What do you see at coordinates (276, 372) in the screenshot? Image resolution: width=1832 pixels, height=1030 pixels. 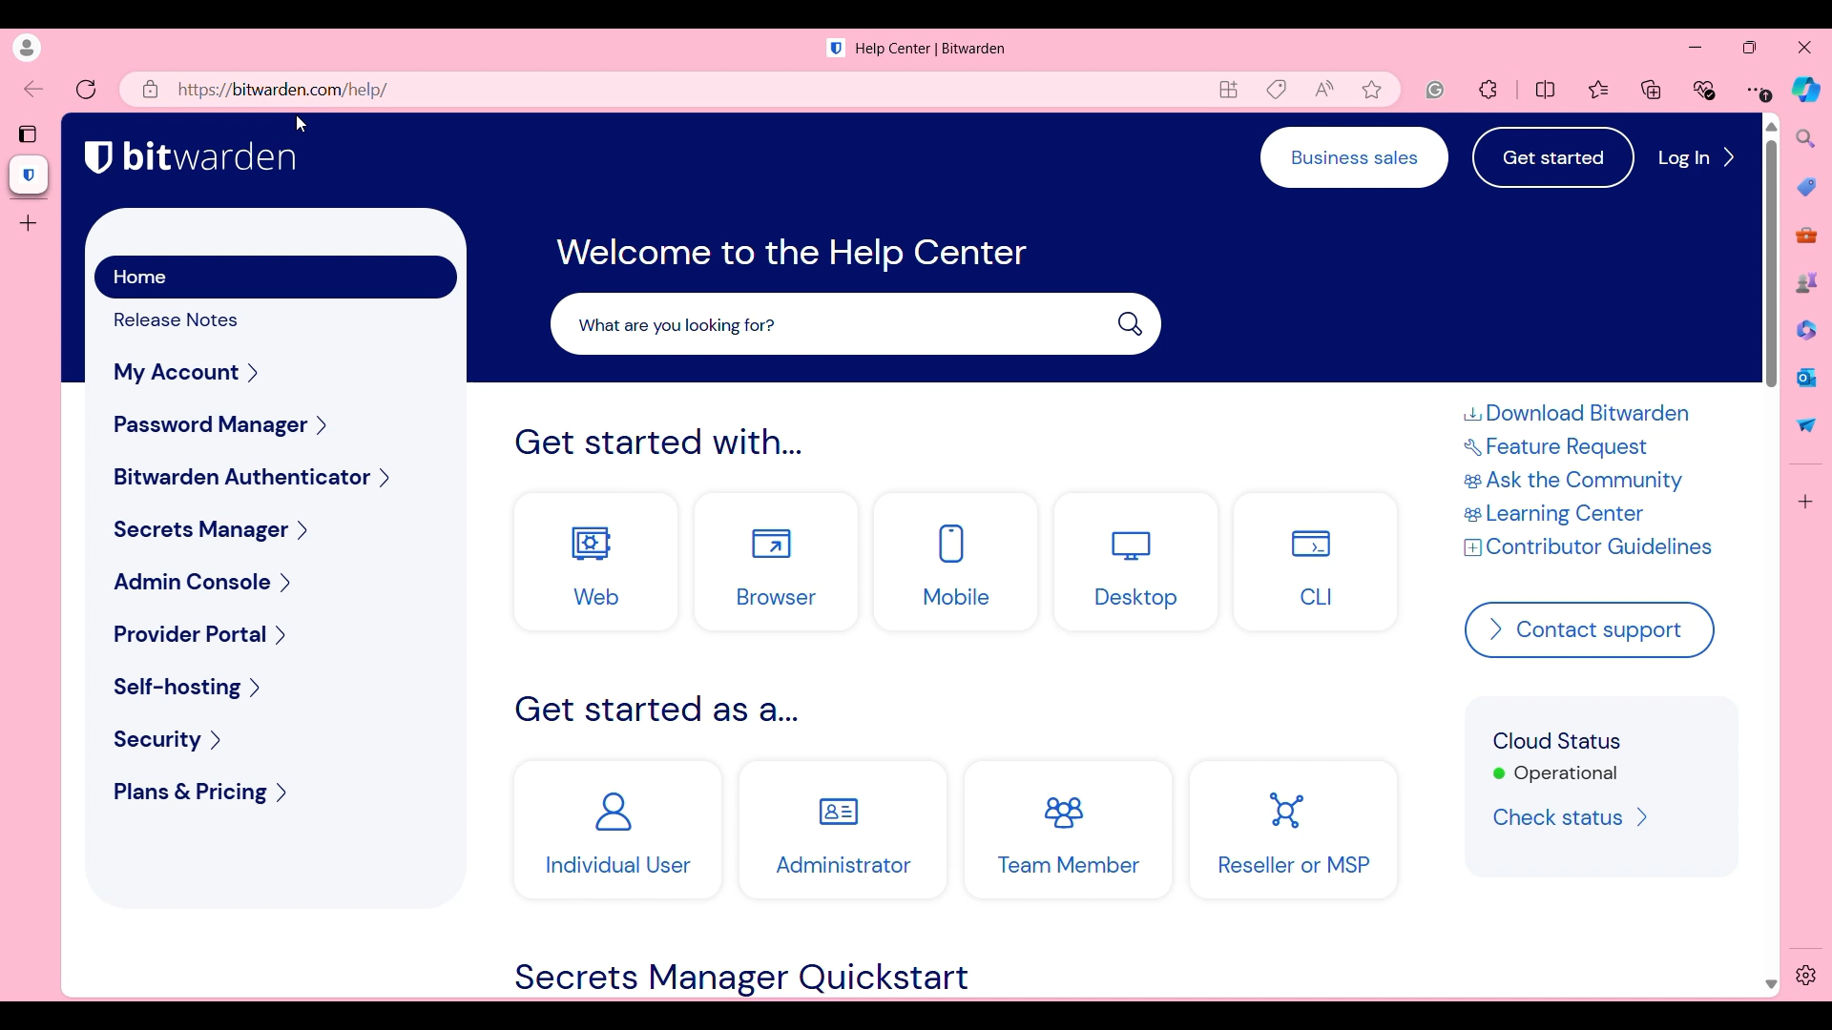 I see `My account` at bounding box center [276, 372].